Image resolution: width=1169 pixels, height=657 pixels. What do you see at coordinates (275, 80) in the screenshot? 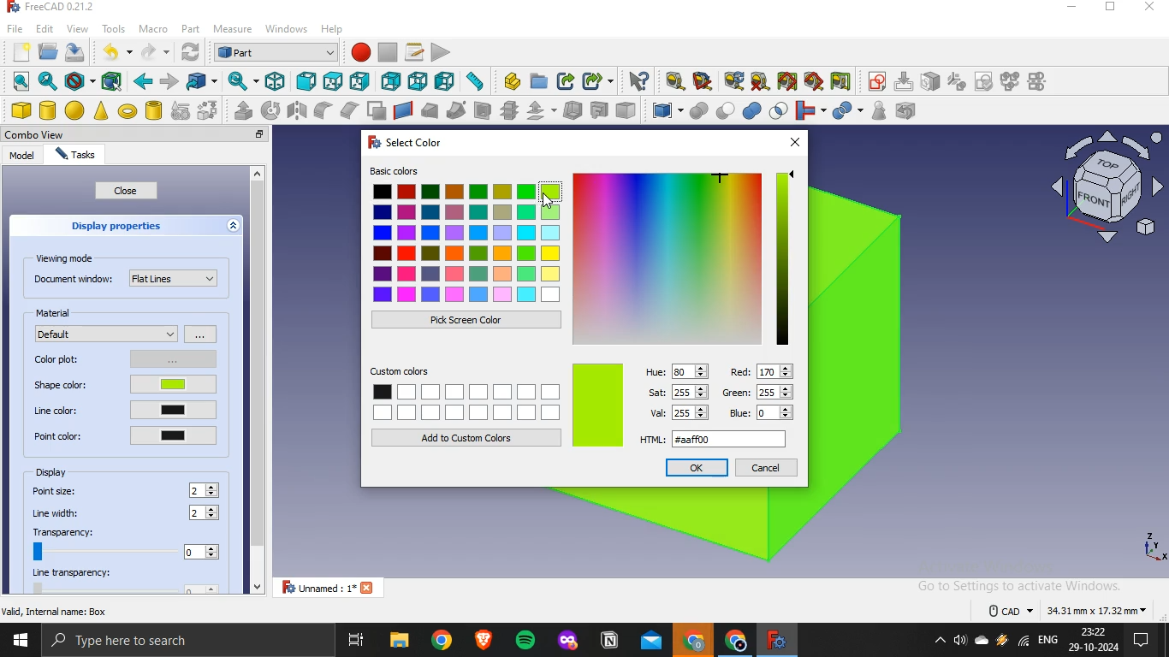
I see `isometric` at bounding box center [275, 80].